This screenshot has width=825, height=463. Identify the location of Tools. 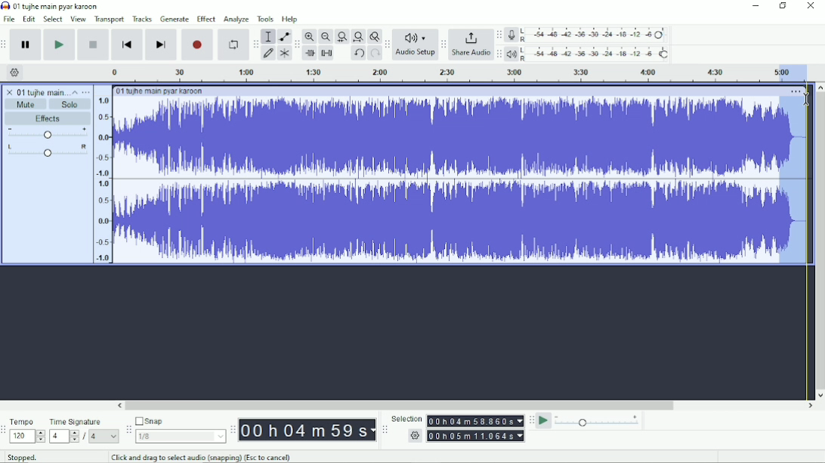
(267, 19).